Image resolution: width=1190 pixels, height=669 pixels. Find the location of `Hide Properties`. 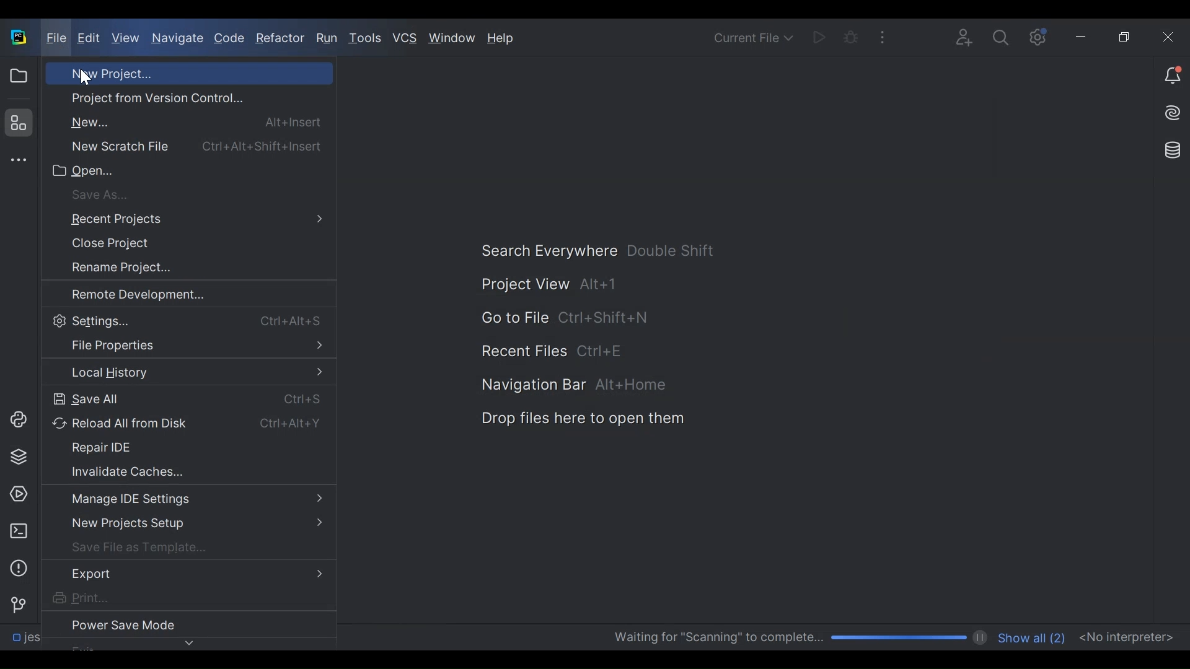

Hide Properties is located at coordinates (187, 346).